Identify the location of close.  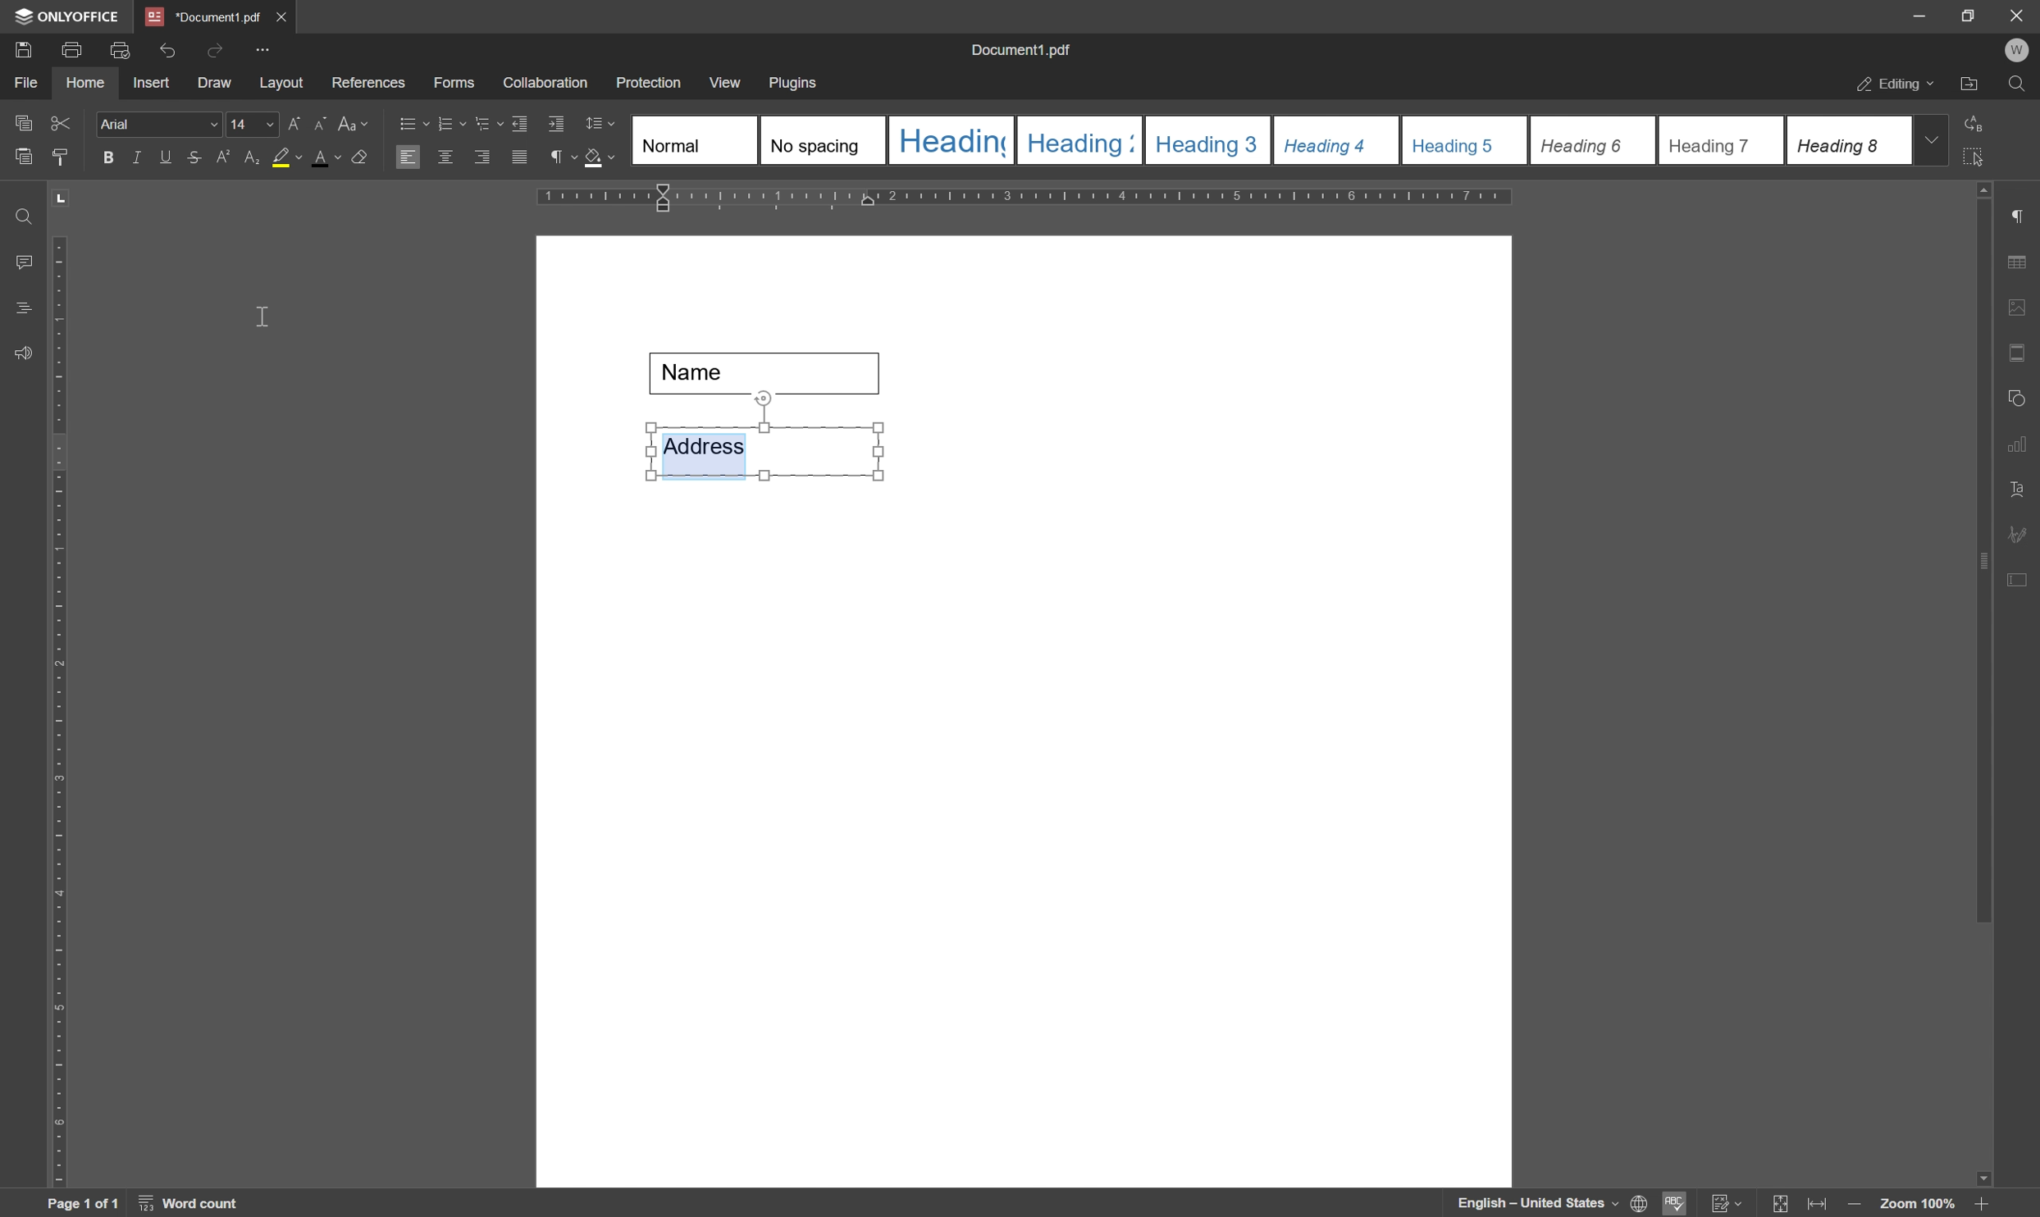
(2016, 14).